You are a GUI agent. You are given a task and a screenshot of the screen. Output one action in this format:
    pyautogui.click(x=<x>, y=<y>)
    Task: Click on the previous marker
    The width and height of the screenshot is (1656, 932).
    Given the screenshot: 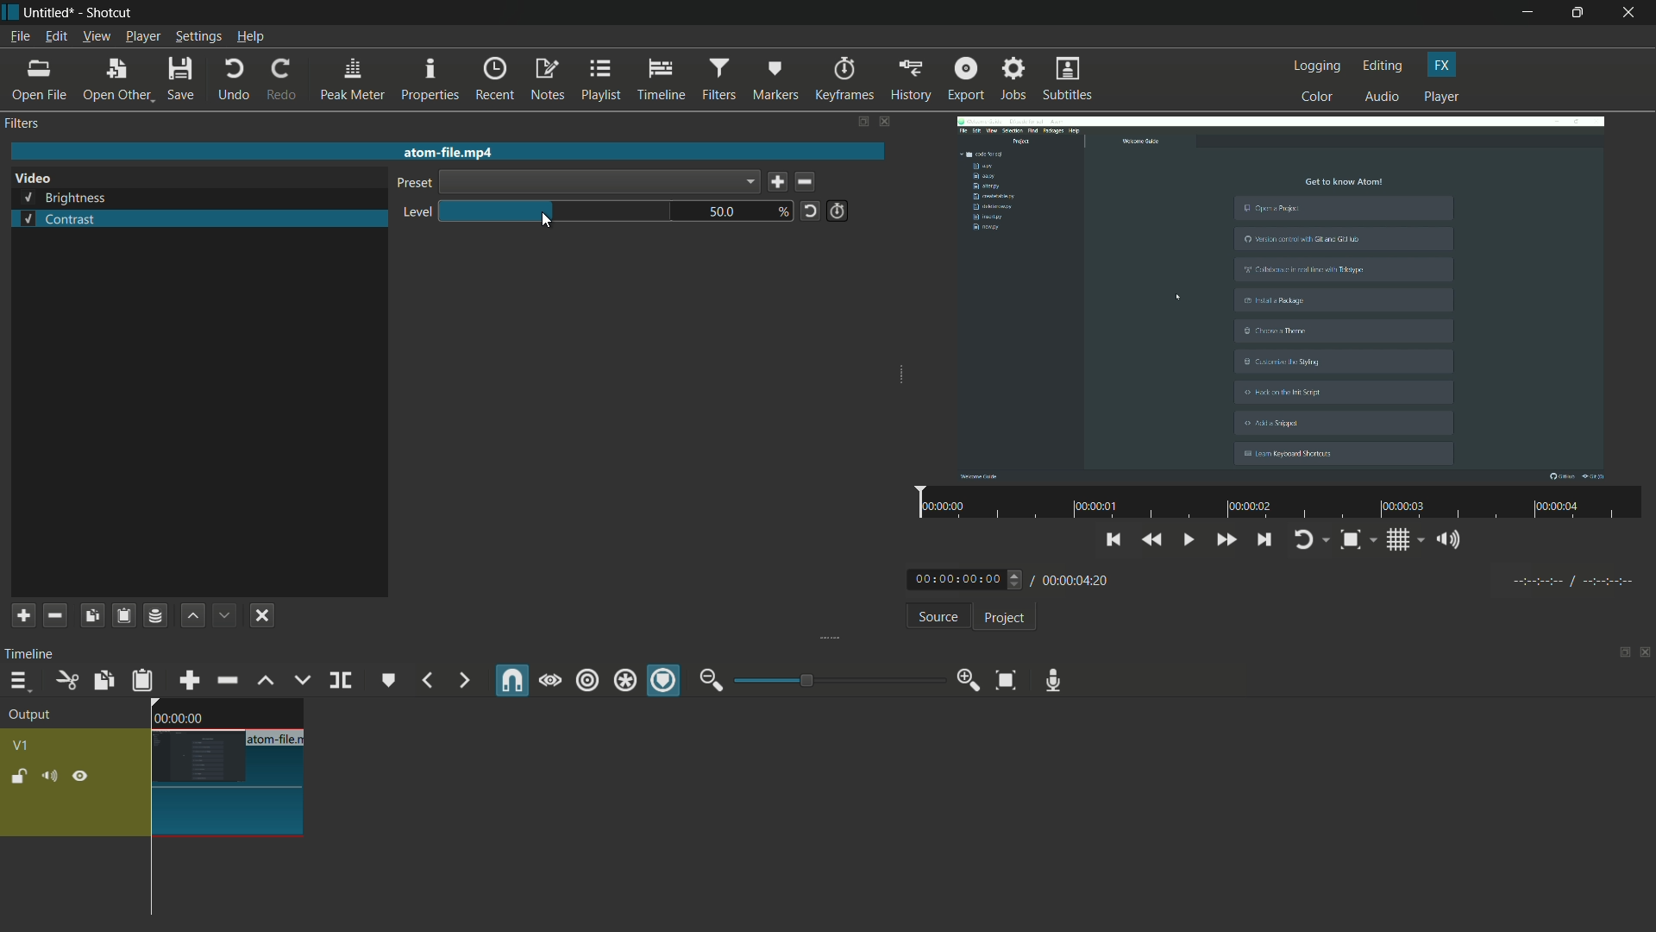 What is the action you would take?
    pyautogui.click(x=426, y=681)
    